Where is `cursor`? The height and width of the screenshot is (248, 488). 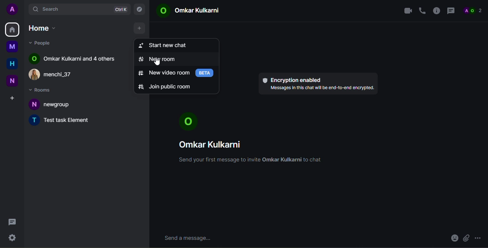 cursor is located at coordinates (159, 62).